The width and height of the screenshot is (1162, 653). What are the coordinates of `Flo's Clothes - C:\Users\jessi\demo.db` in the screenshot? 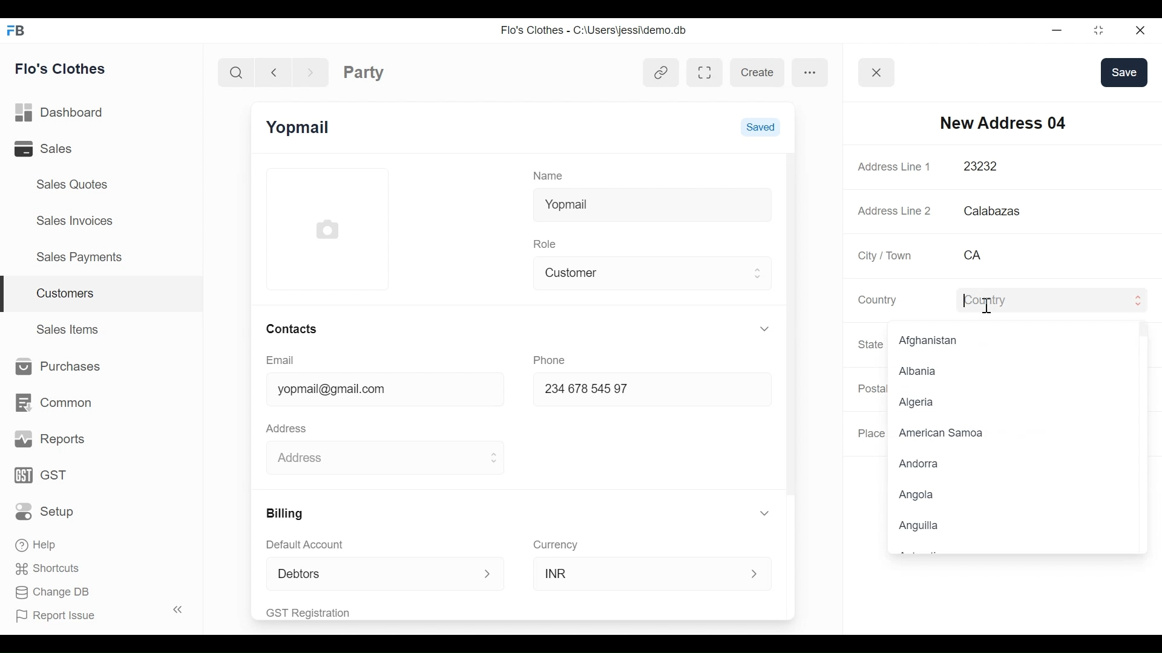 It's located at (596, 31).